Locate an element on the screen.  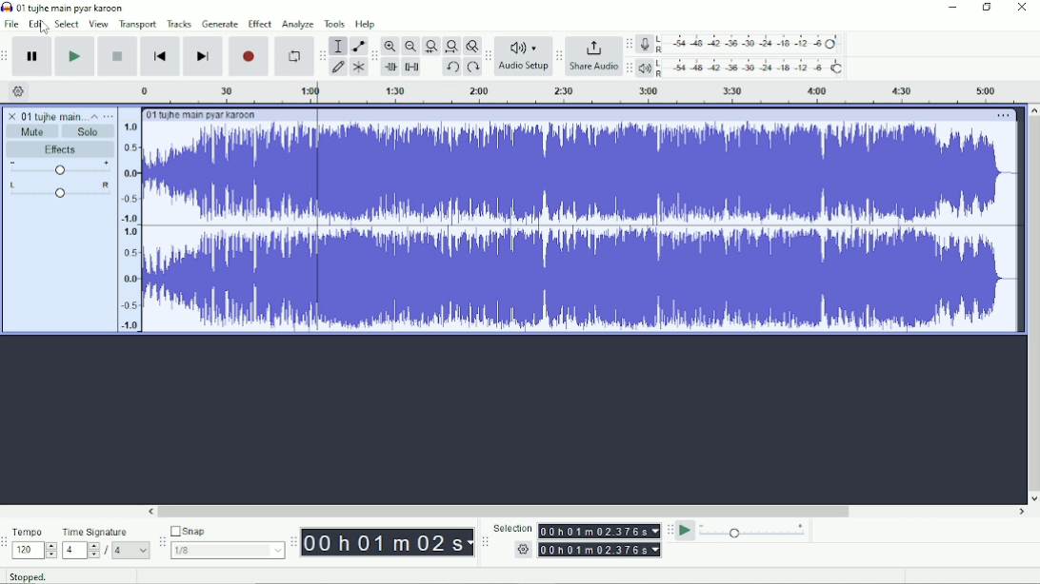
Zoom Out is located at coordinates (410, 46).